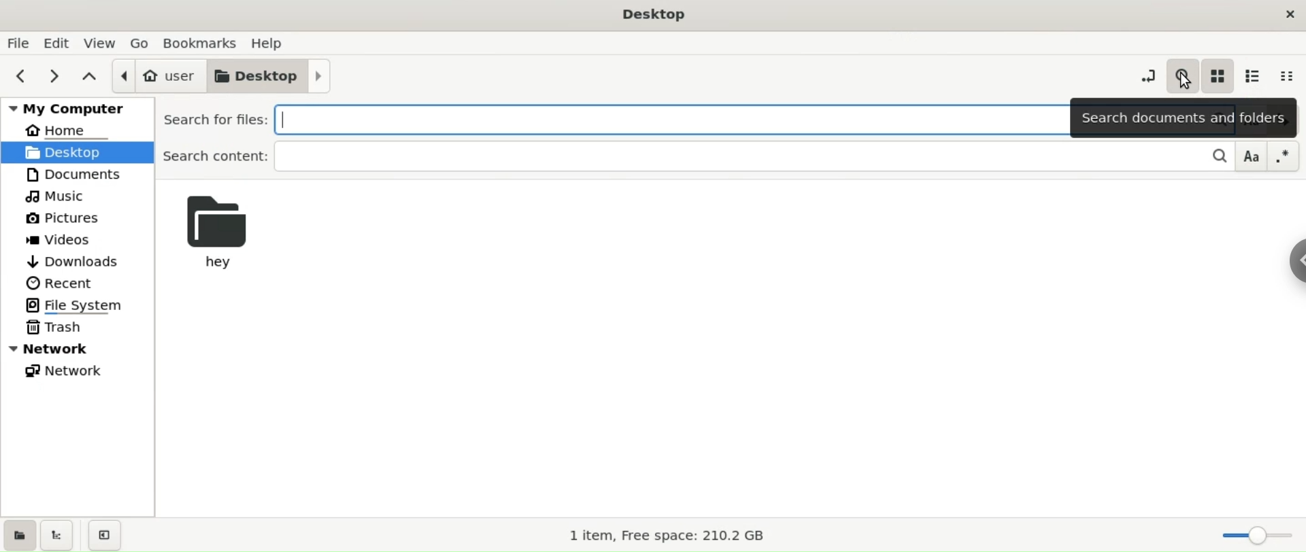  Describe the element at coordinates (220, 230) in the screenshot. I see `hey` at that location.